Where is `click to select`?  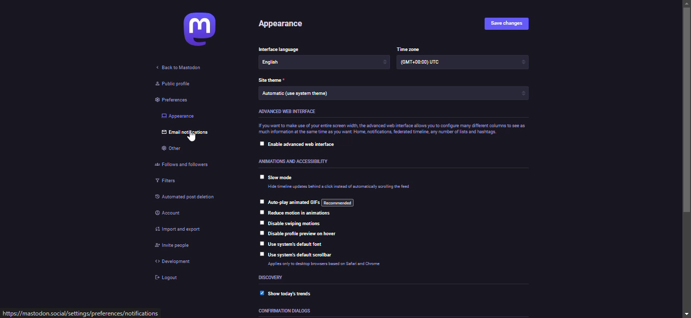
click to select is located at coordinates (261, 243).